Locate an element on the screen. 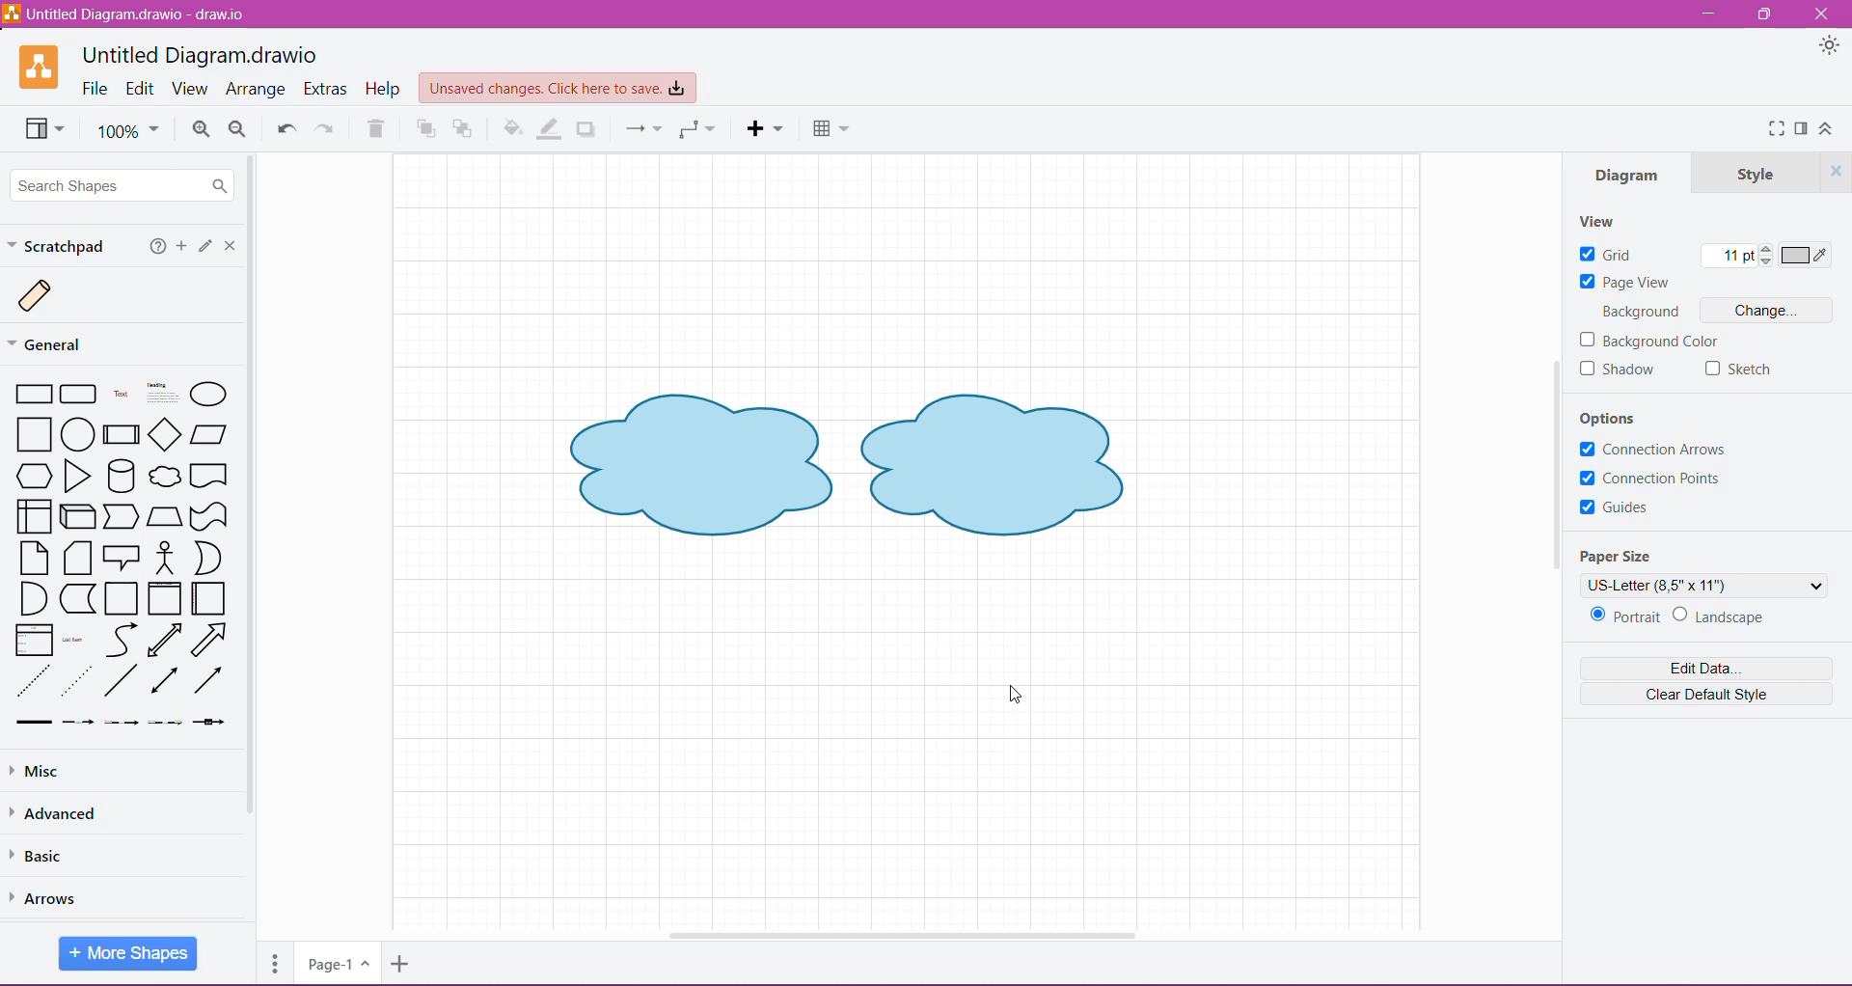 The height and width of the screenshot is (986, 1852). Original Shape is located at coordinates (696, 468).